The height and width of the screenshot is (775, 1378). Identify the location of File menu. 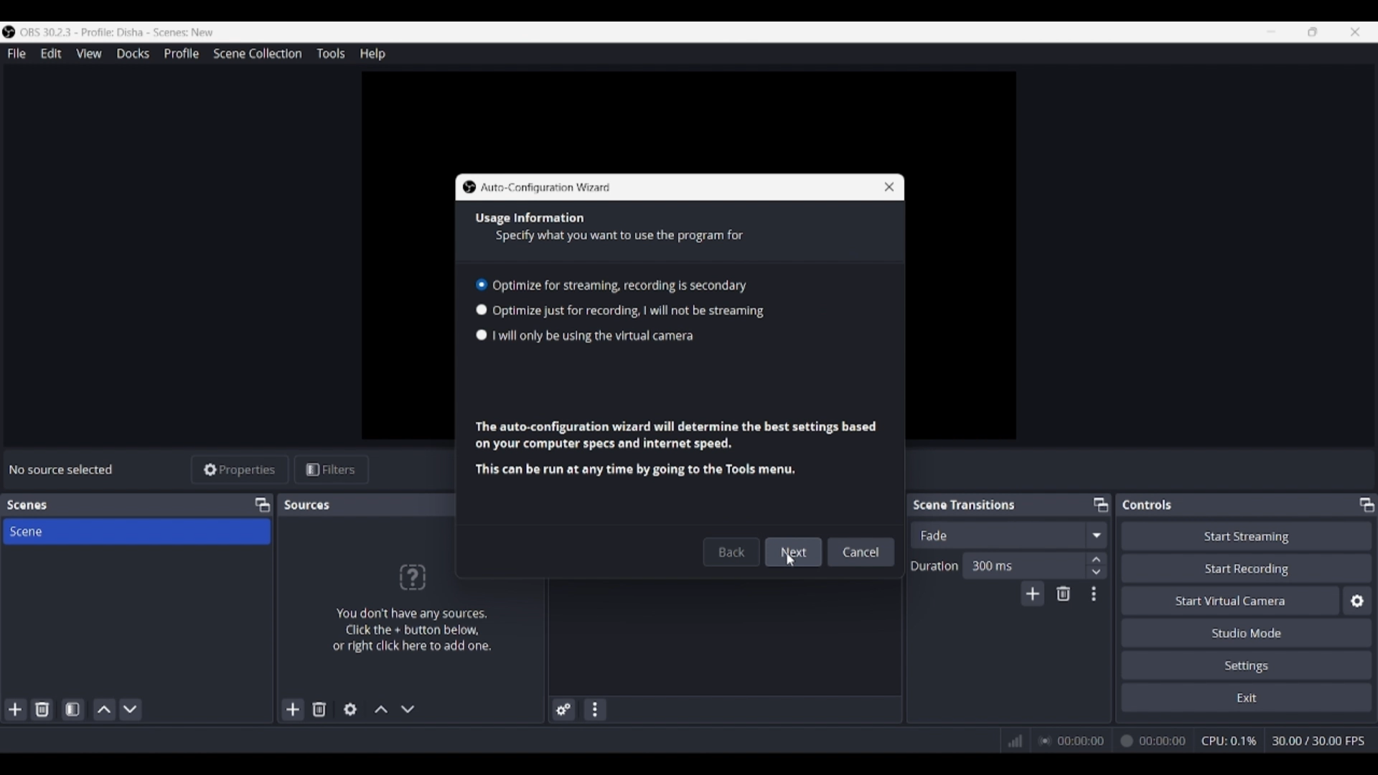
(17, 53).